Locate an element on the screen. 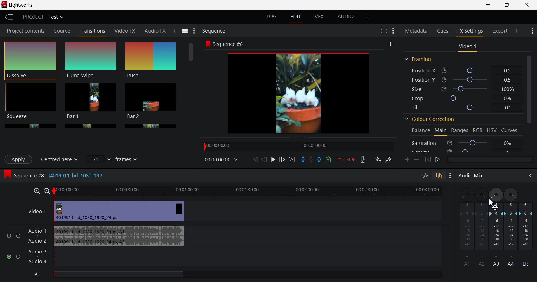  Mark Out is located at coordinates (319, 159).